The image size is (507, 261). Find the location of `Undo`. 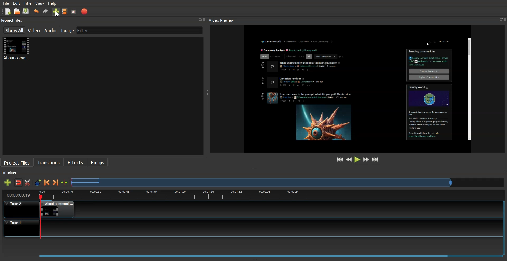

Undo is located at coordinates (36, 11).